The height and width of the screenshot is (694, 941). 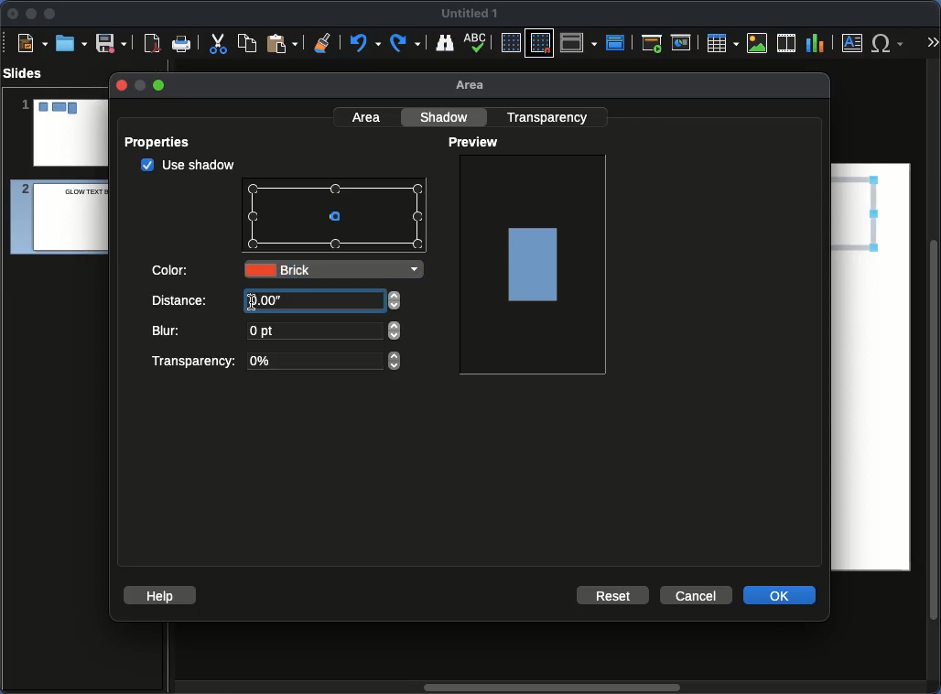 What do you see at coordinates (581, 41) in the screenshot?
I see `Display views` at bounding box center [581, 41].